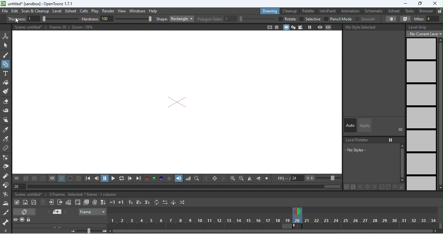 This screenshot has height=234, width=443. What do you see at coordinates (5, 109) in the screenshot?
I see `tape` at bounding box center [5, 109].